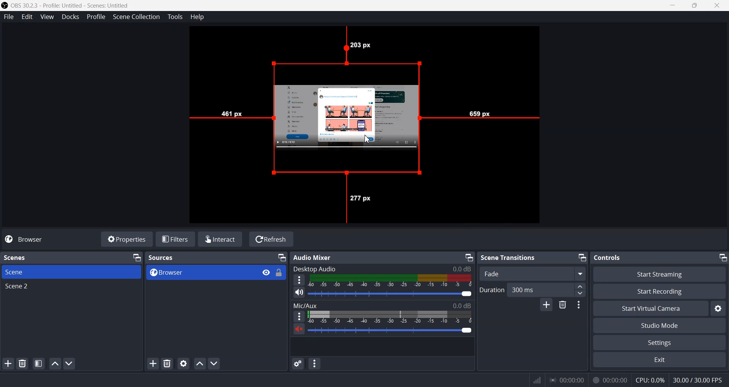  I want to click on Move sources down, so click(214, 363).